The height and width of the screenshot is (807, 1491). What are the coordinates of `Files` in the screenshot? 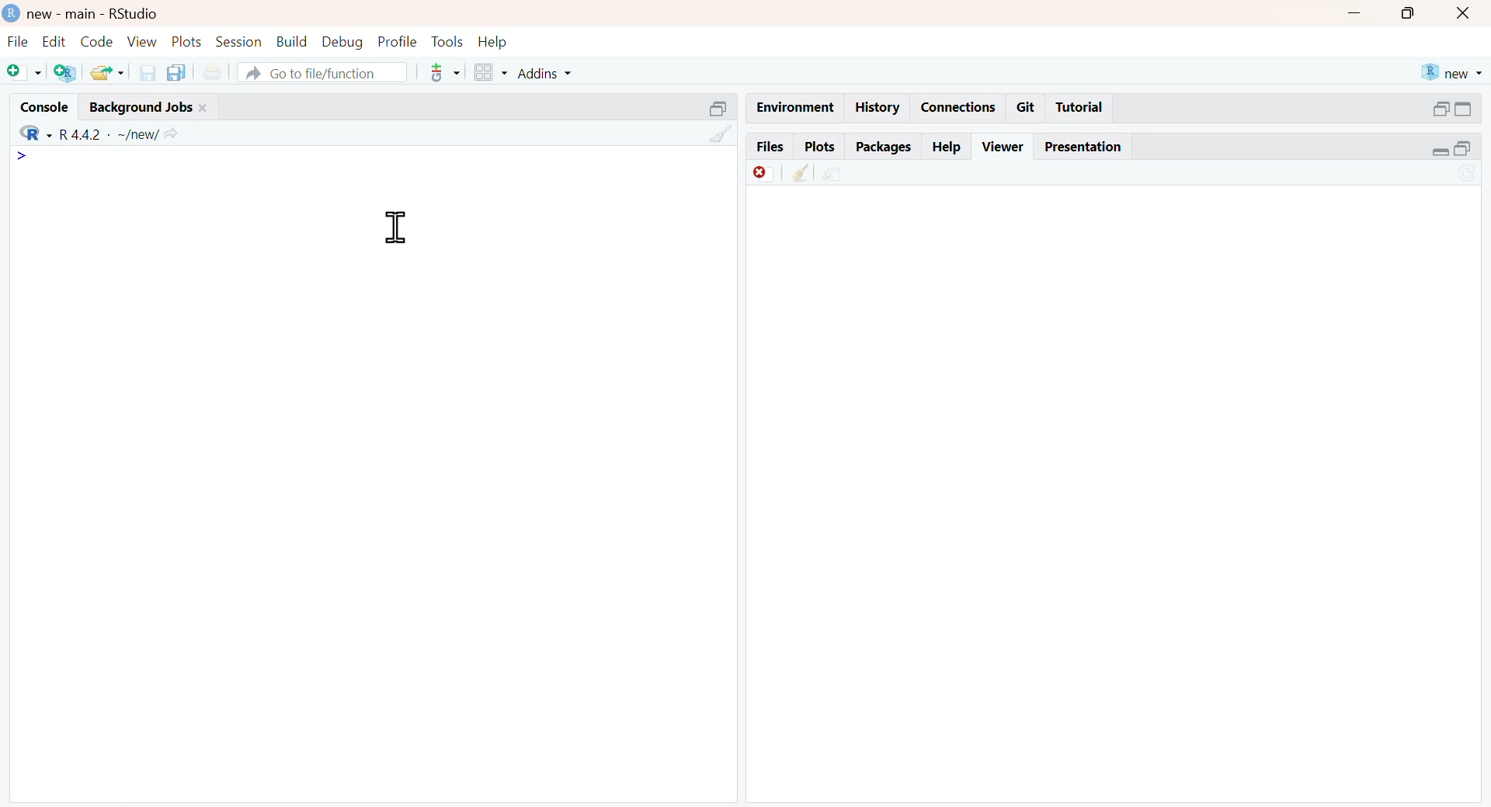 It's located at (765, 145).